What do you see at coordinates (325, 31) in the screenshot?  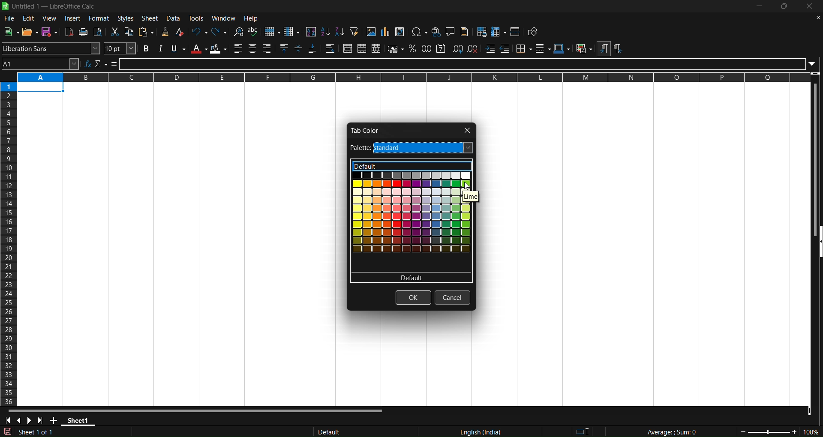 I see `sort ascending` at bounding box center [325, 31].